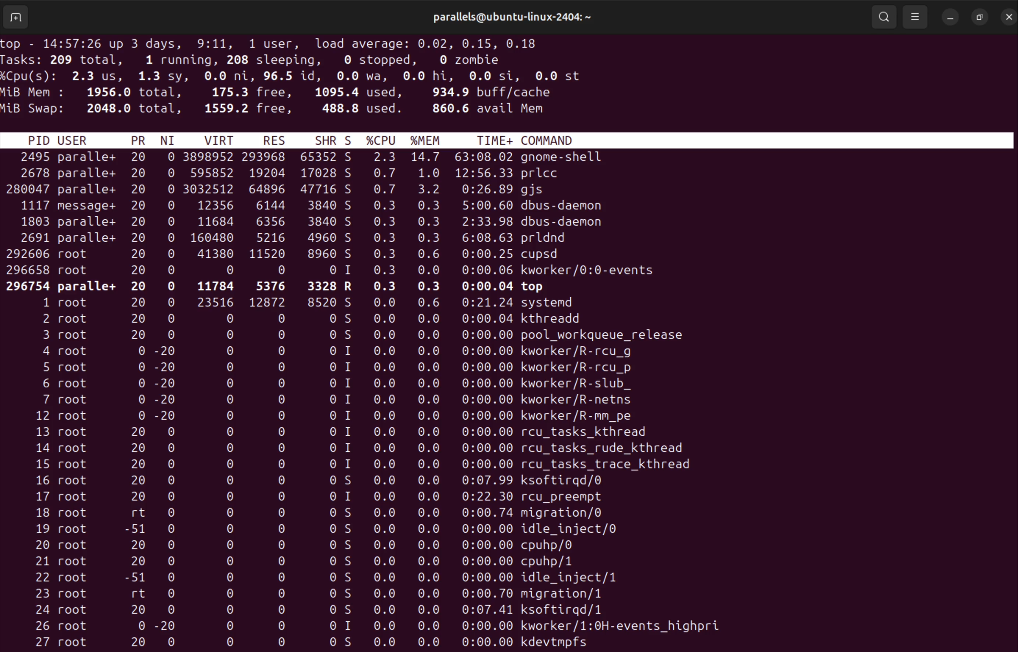  Describe the element at coordinates (517, 17) in the screenshot. I see `barallels@ubuntu-1linux-2404:-` at that location.